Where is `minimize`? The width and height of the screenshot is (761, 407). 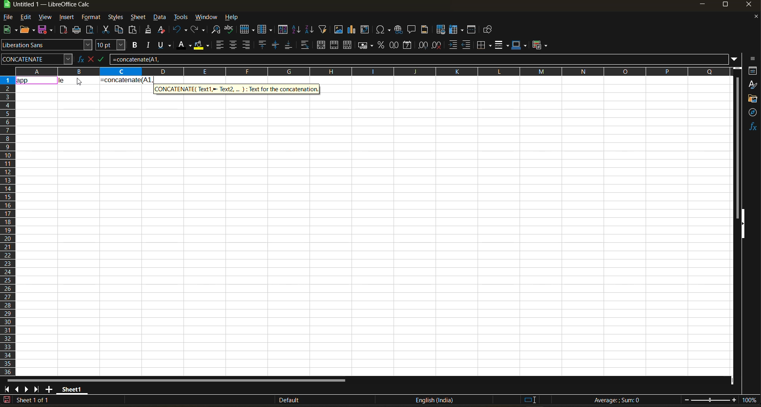 minimize is located at coordinates (702, 5).